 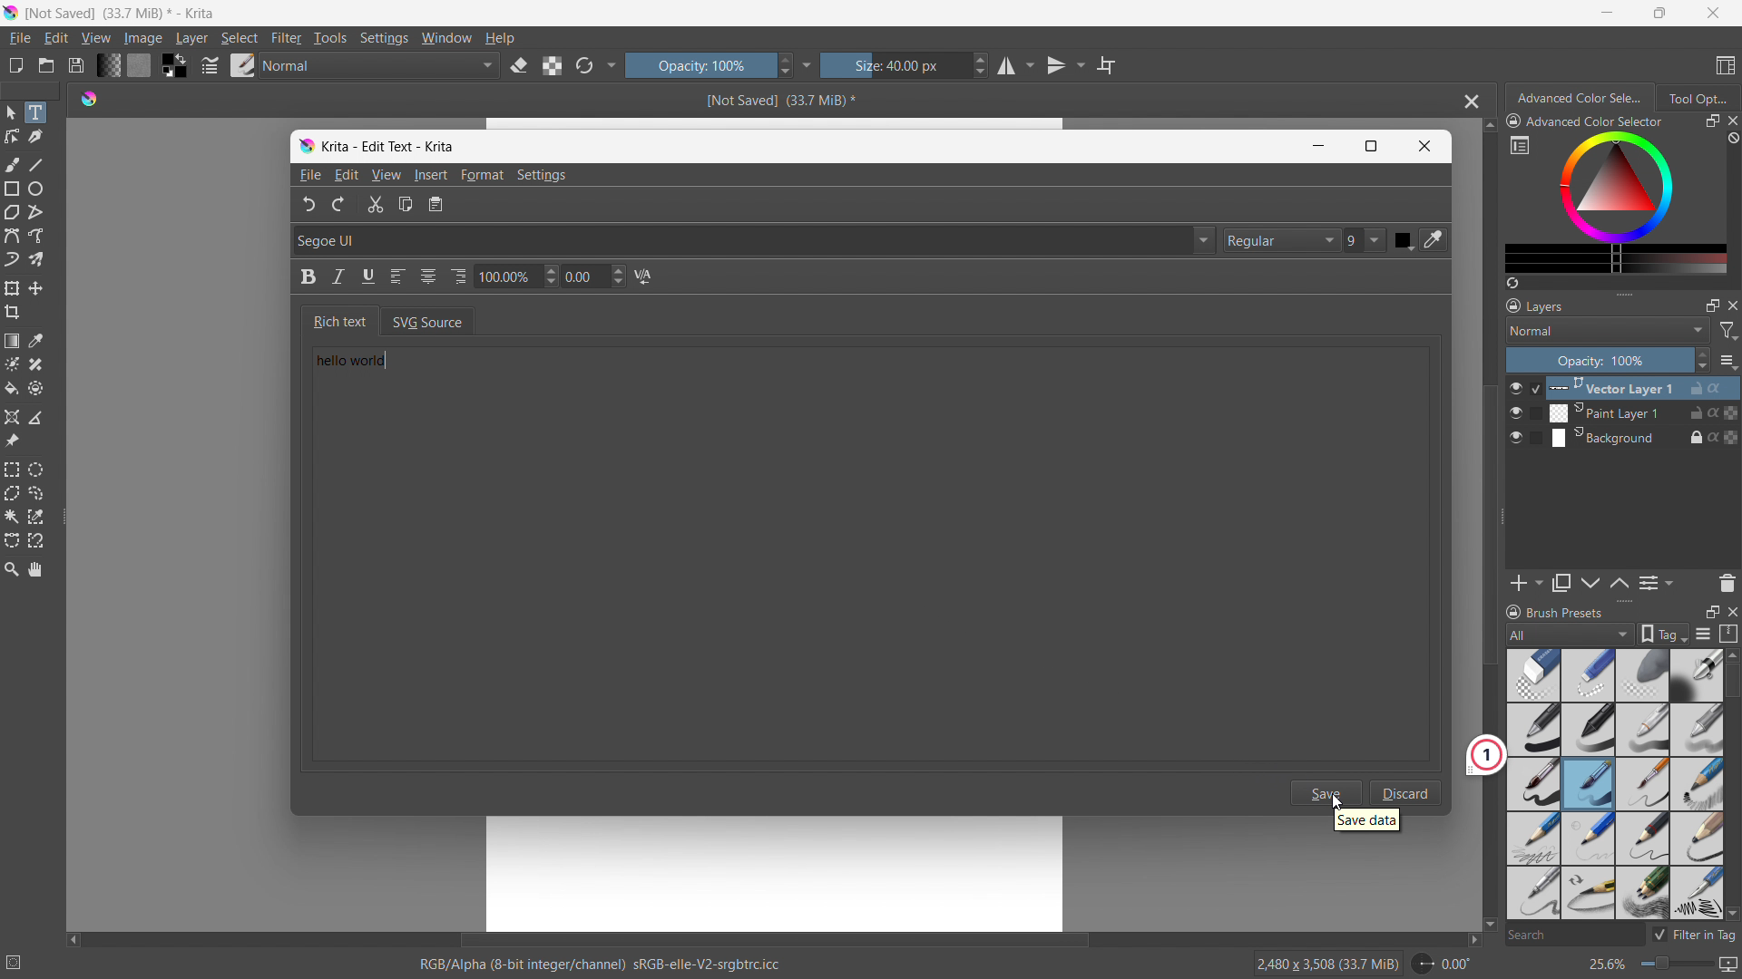 What do you see at coordinates (12, 213) in the screenshot?
I see `polygon tool` at bounding box center [12, 213].